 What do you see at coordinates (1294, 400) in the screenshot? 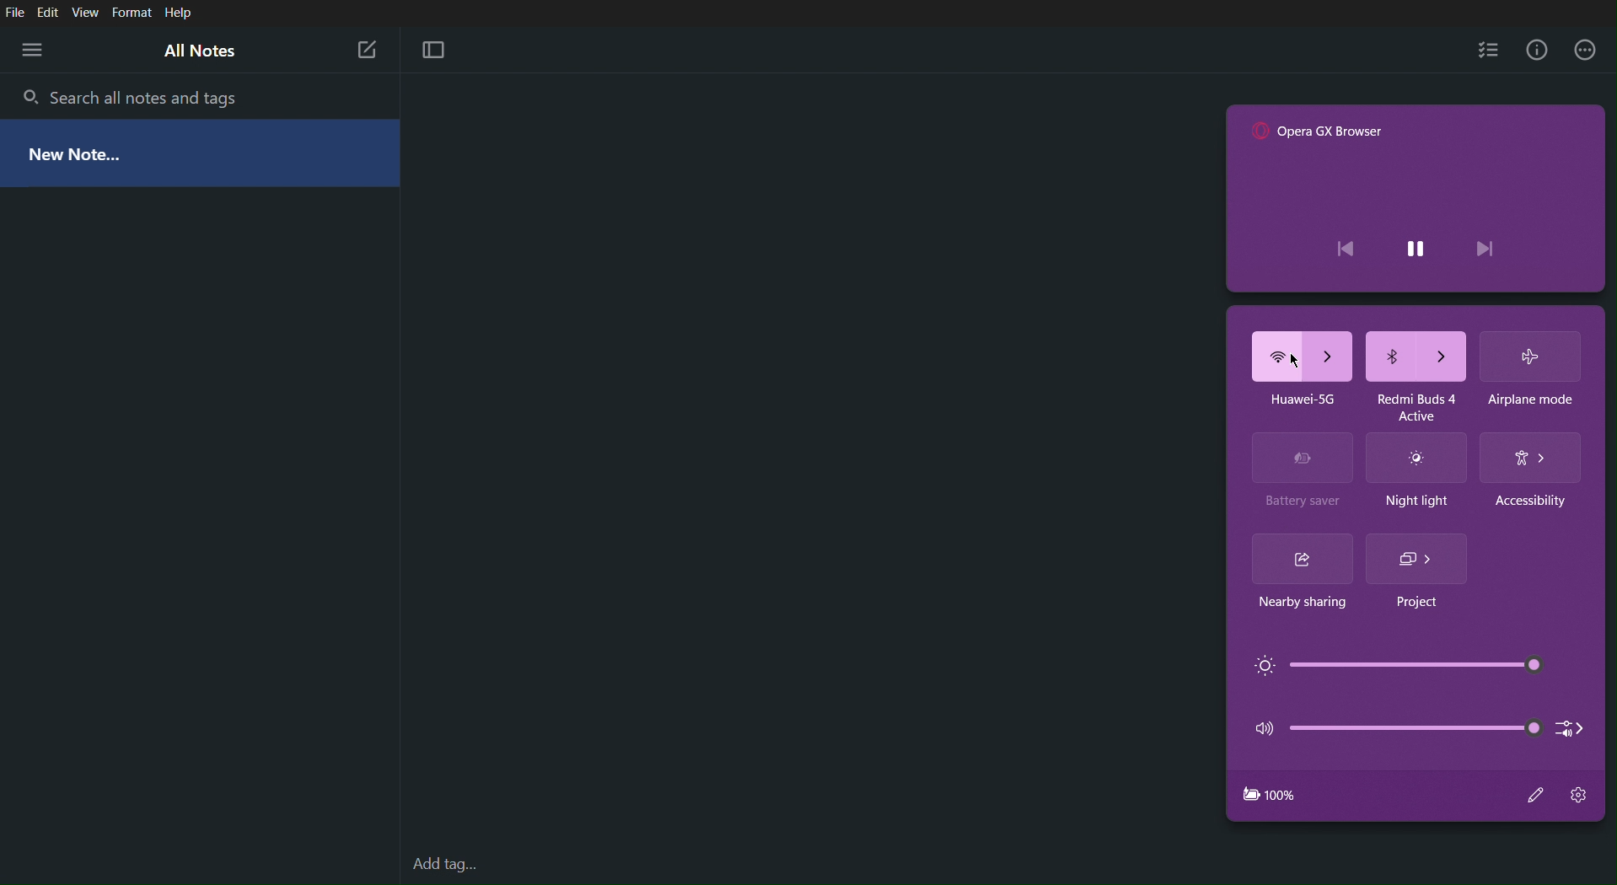
I see `Huawei-5G` at bounding box center [1294, 400].